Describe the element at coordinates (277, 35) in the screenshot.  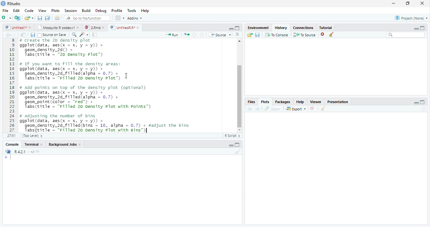
I see `To console` at that location.